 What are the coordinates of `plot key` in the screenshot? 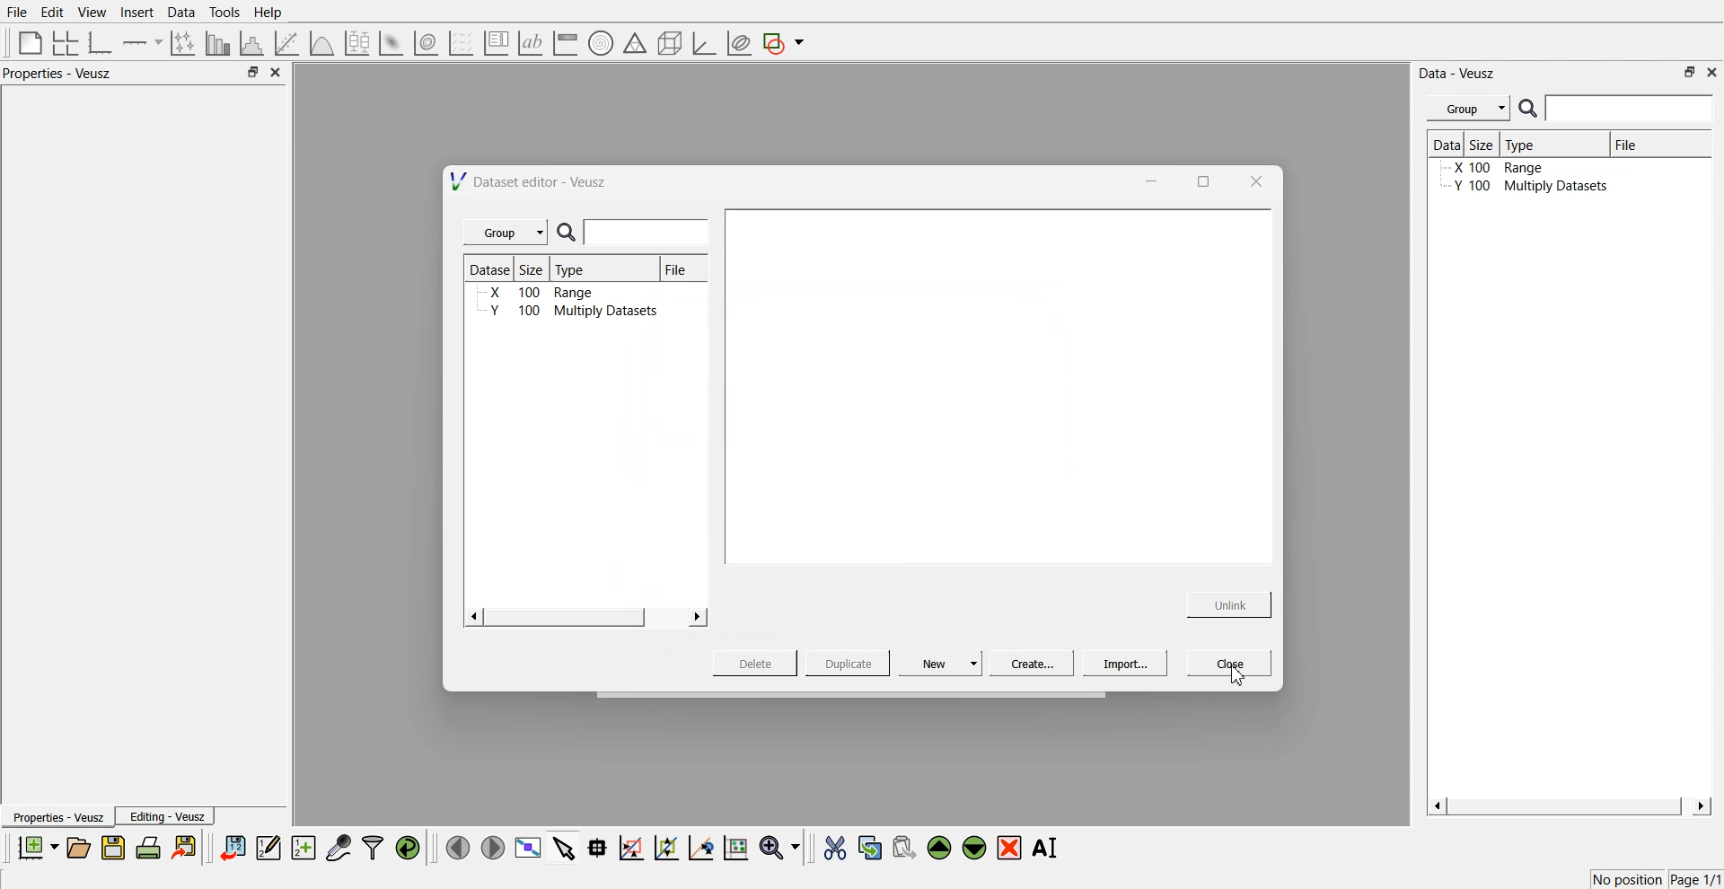 It's located at (496, 43).